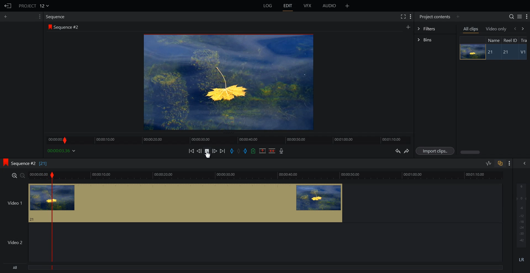 The width and height of the screenshot is (530, 273). I want to click on Timeline, so click(228, 138).